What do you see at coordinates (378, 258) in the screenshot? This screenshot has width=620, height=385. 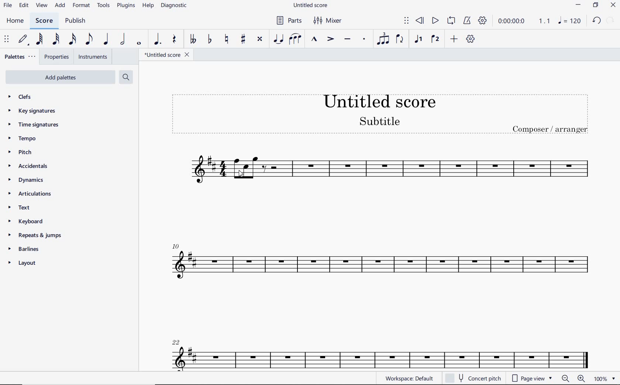 I see `INSTRUMENT: TENOR SAXOPHONE` at bounding box center [378, 258].